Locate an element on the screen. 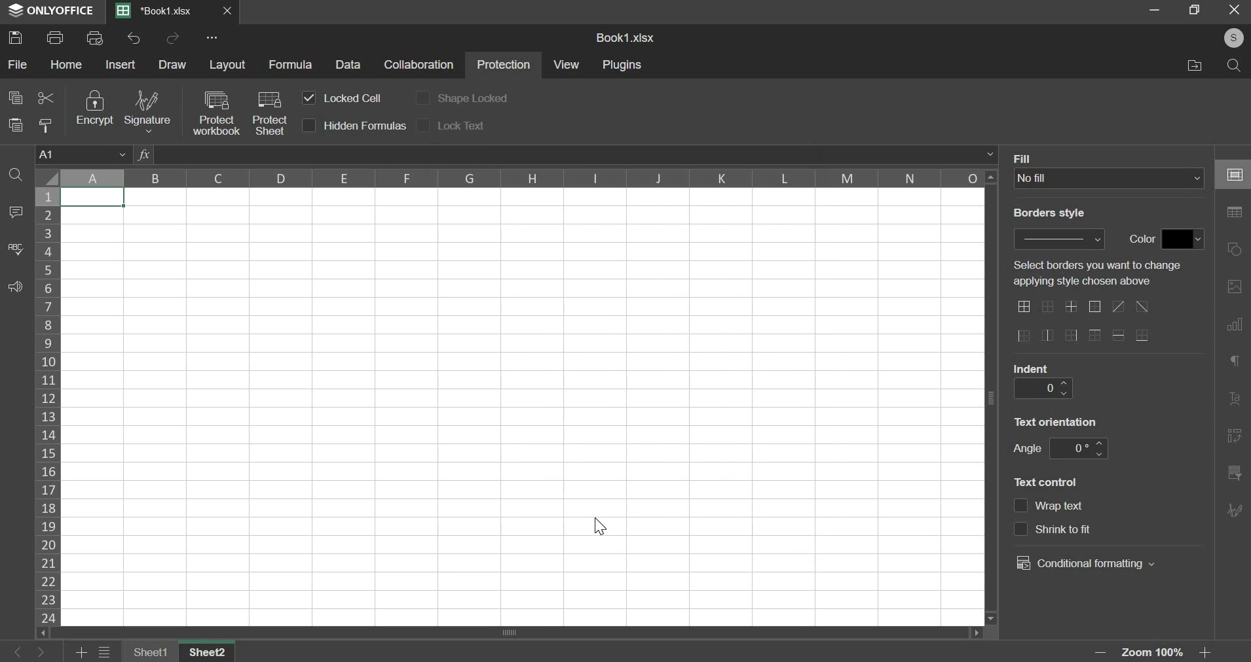 The image size is (1251, 662). encrypt is located at coordinates (94, 109).